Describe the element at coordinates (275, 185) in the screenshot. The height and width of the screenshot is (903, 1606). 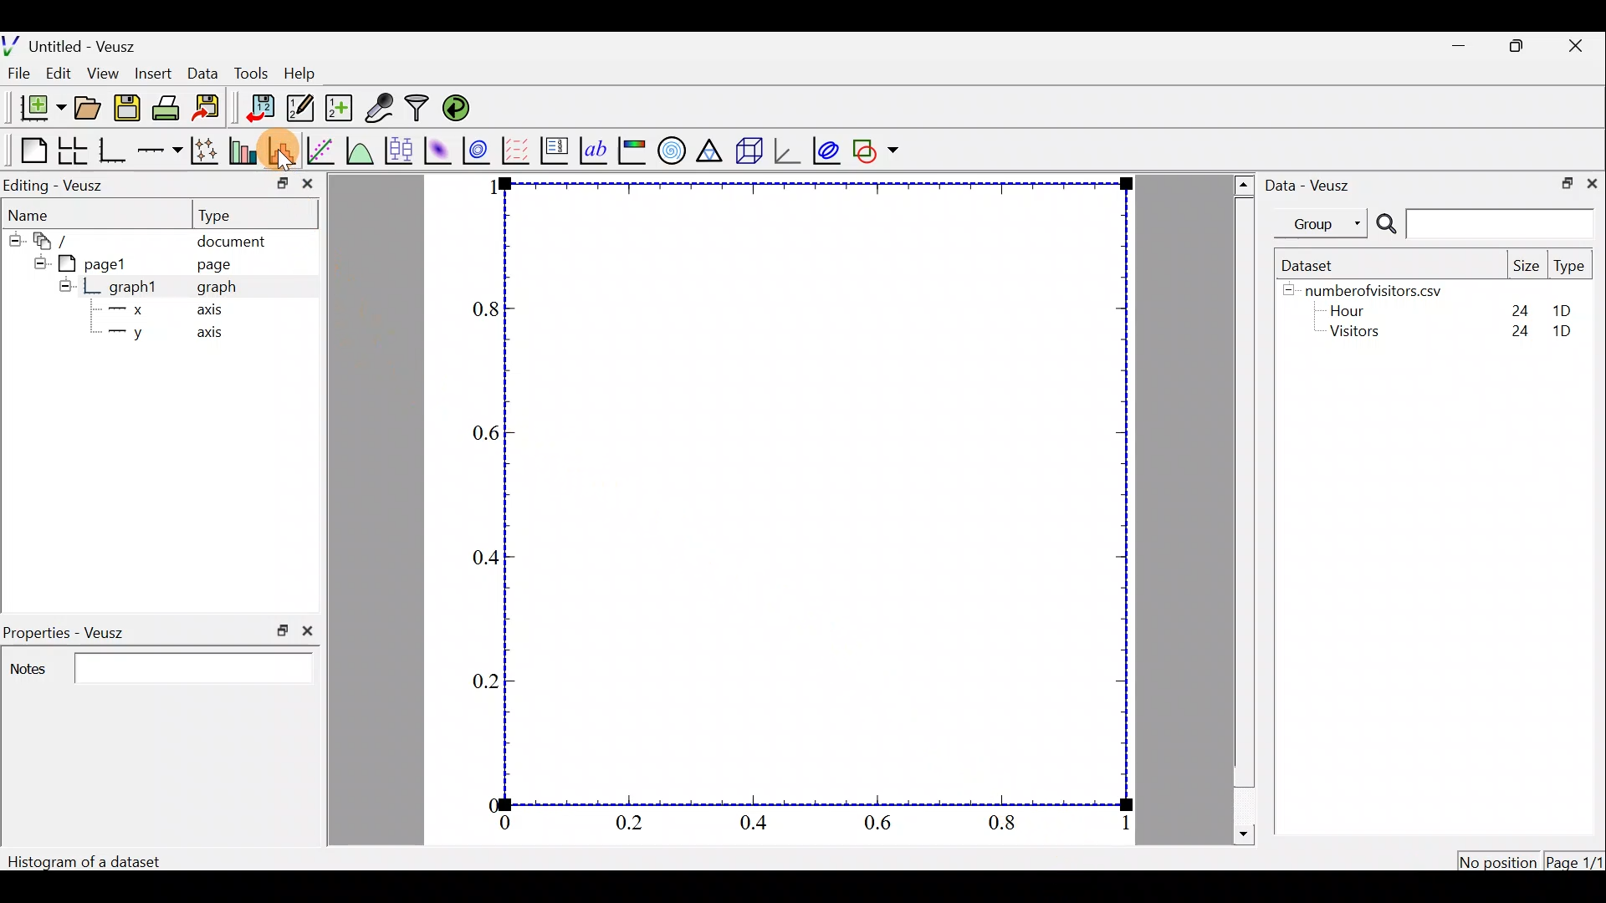
I see `restore down` at that location.